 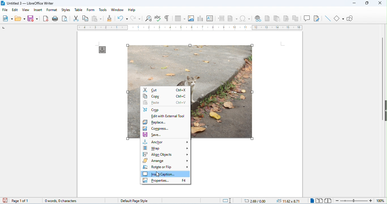 I want to click on print, so click(x=56, y=19).